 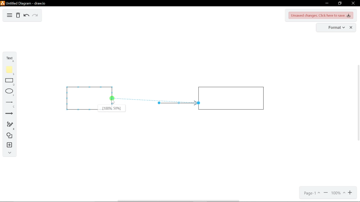 What do you see at coordinates (10, 15) in the screenshot?
I see `diagram` at bounding box center [10, 15].